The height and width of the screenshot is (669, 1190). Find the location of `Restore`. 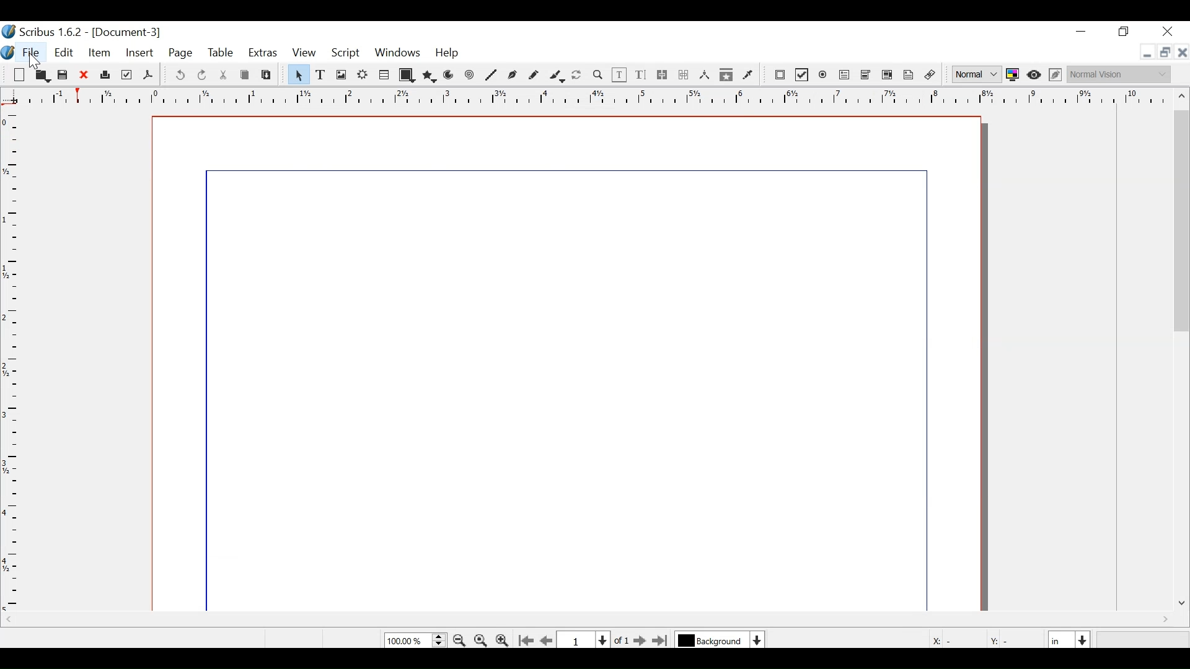

Restore is located at coordinates (1163, 53).